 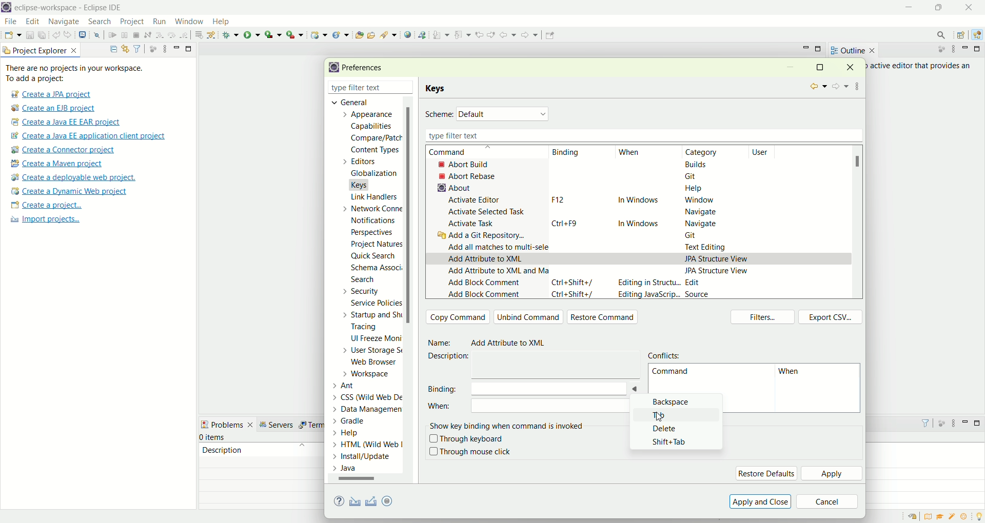 What do you see at coordinates (861, 162) in the screenshot?
I see `scroll bar` at bounding box center [861, 162].